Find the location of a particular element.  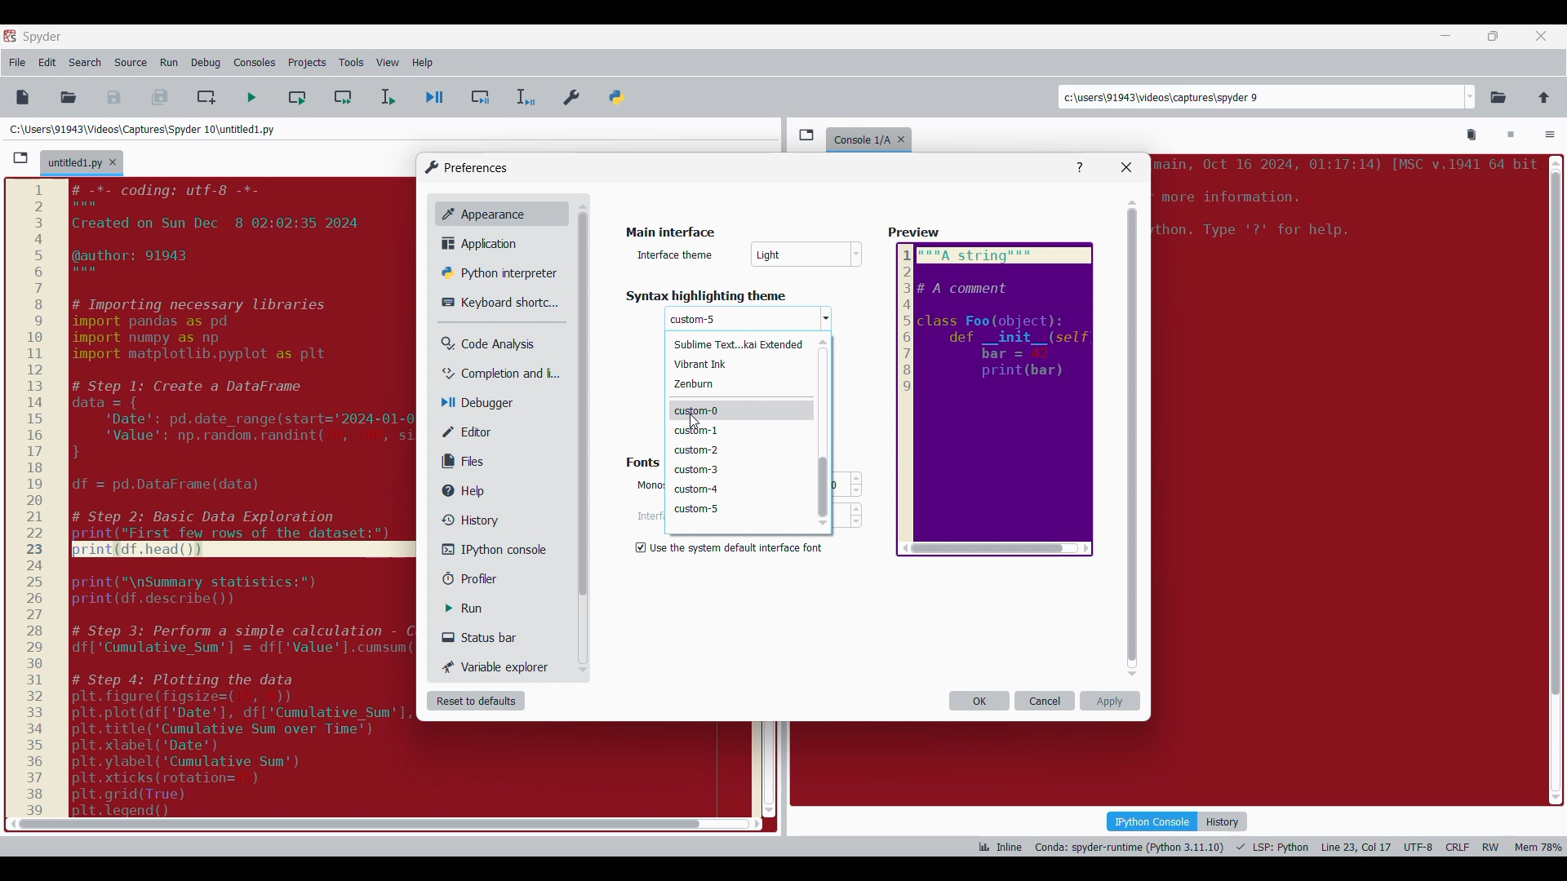

Debug selection/current line is located at coordinates (524, 97).